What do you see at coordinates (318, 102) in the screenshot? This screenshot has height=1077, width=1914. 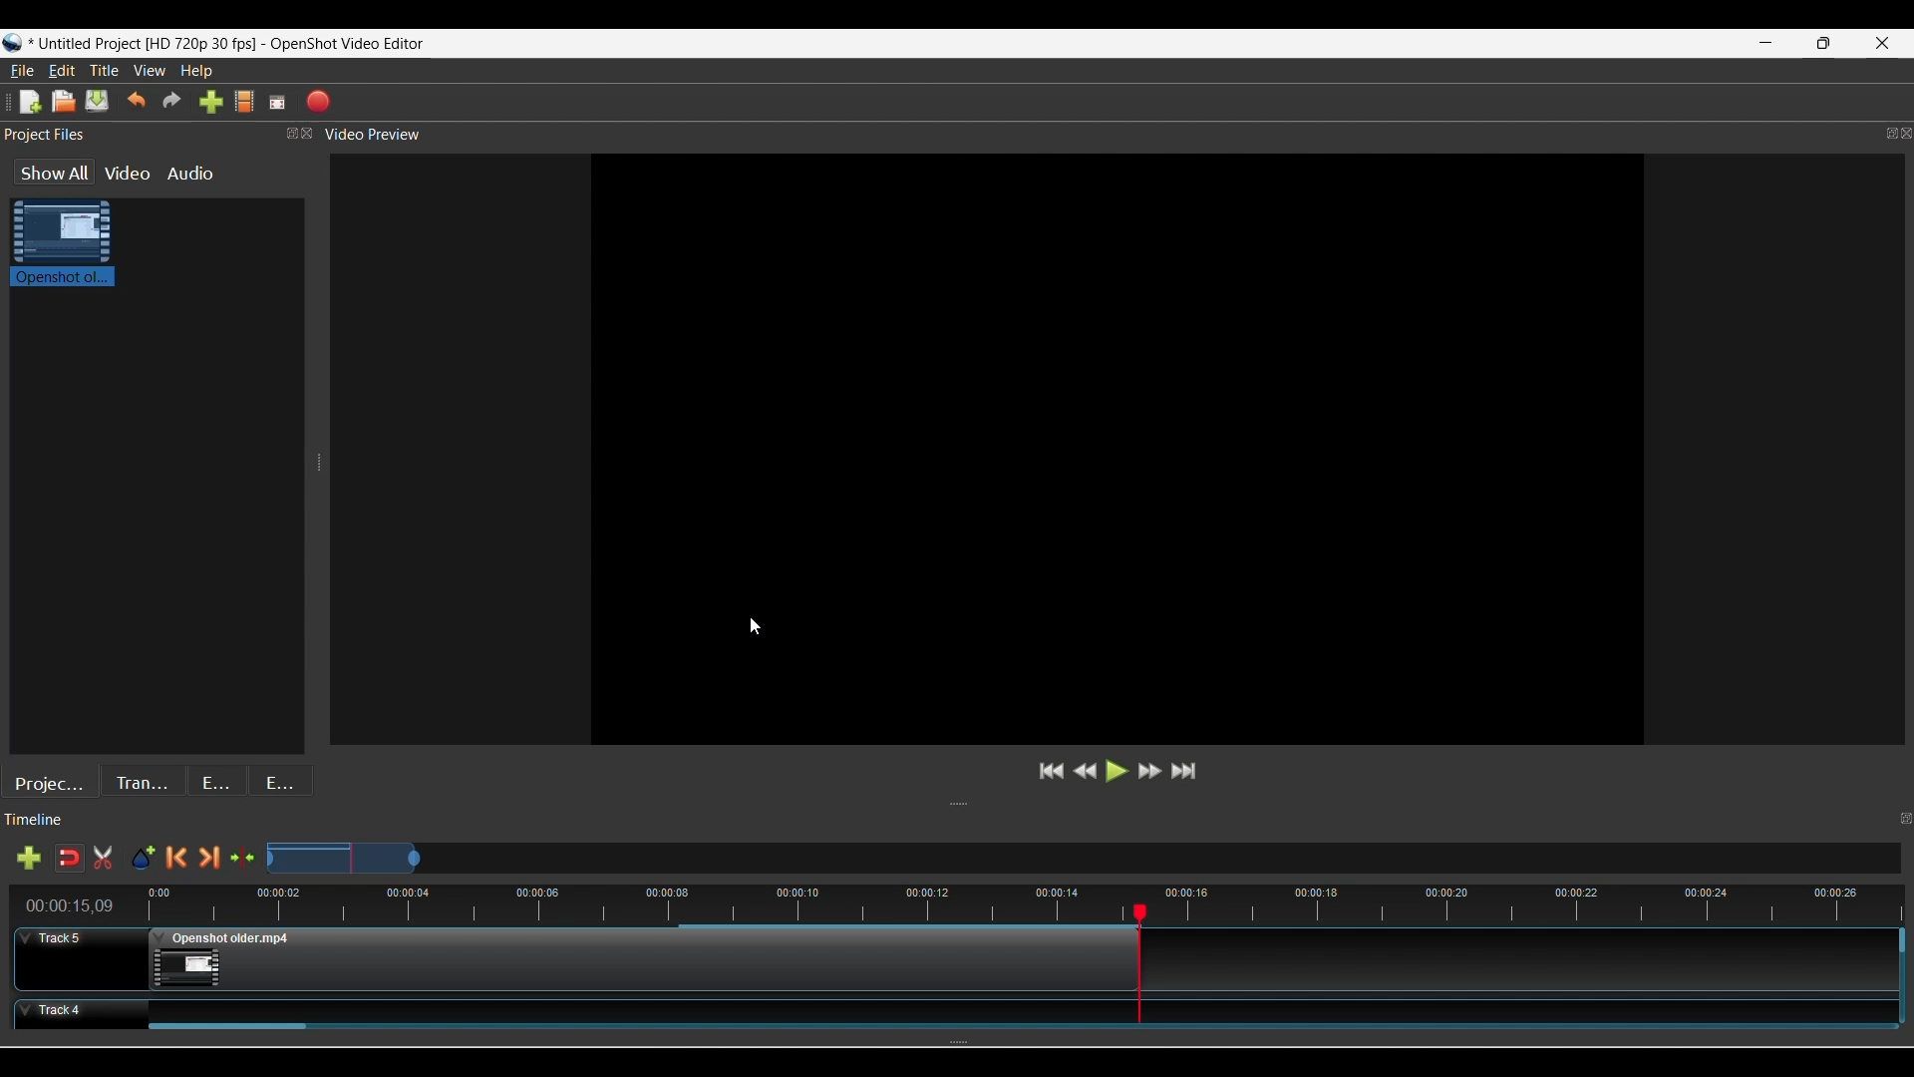 I see `Export video` at bounding box center [318, 102].